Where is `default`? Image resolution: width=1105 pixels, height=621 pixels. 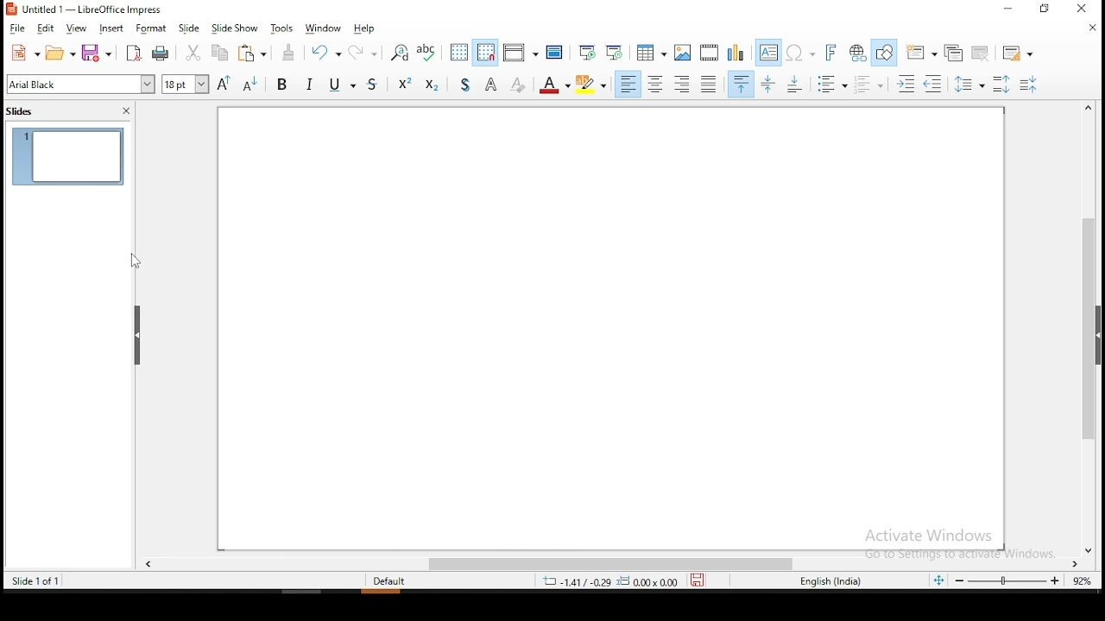
default is located at coordinates (394, 581).